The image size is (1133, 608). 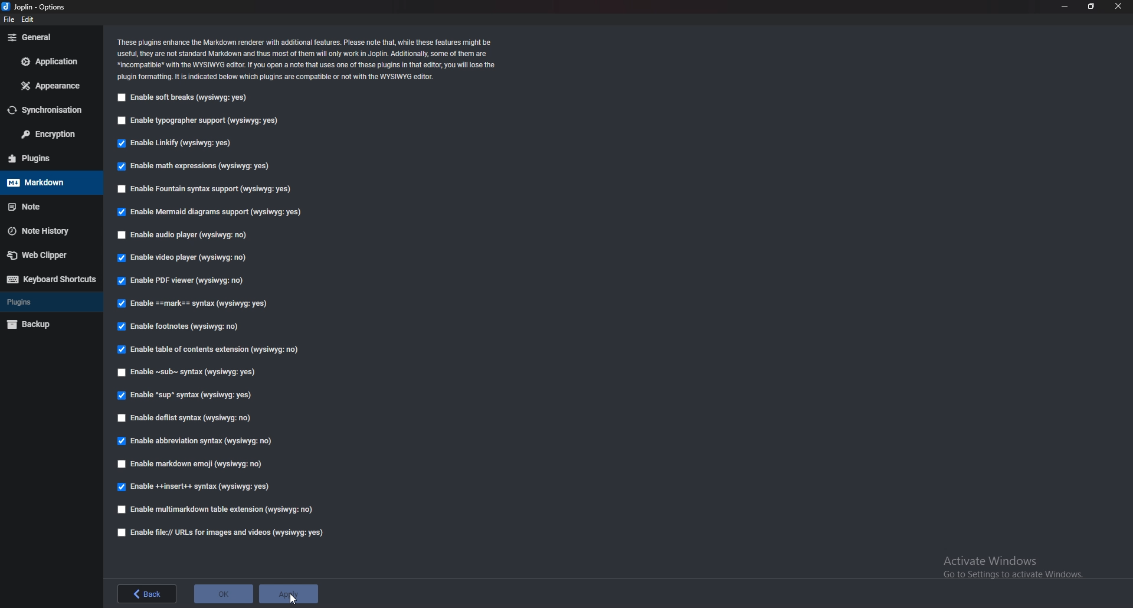 I want to click on enable markdown emoji, so click(x=193, y=463).